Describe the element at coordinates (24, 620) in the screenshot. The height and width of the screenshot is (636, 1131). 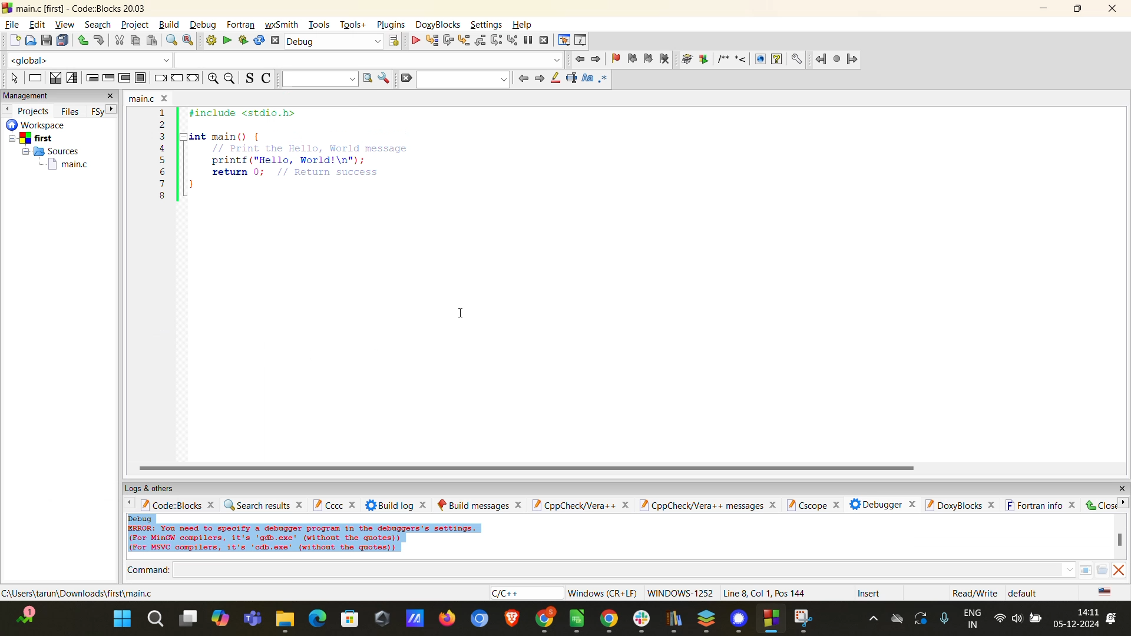
I see `edge` at that location.